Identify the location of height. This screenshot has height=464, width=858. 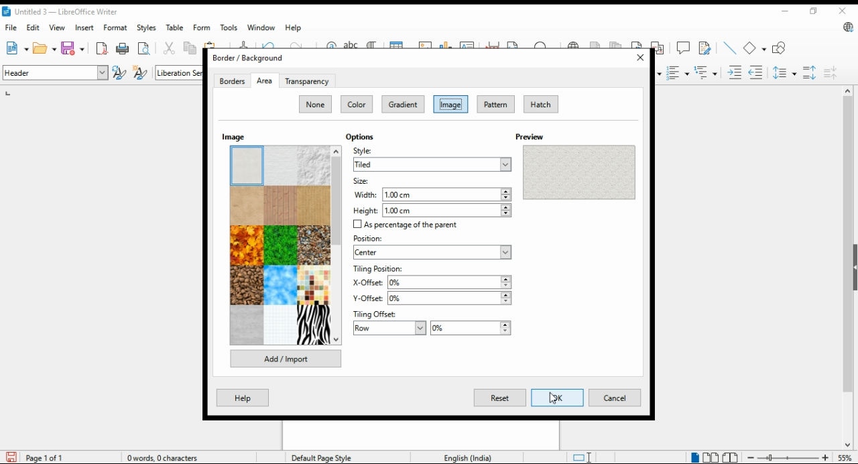
(434, 211).